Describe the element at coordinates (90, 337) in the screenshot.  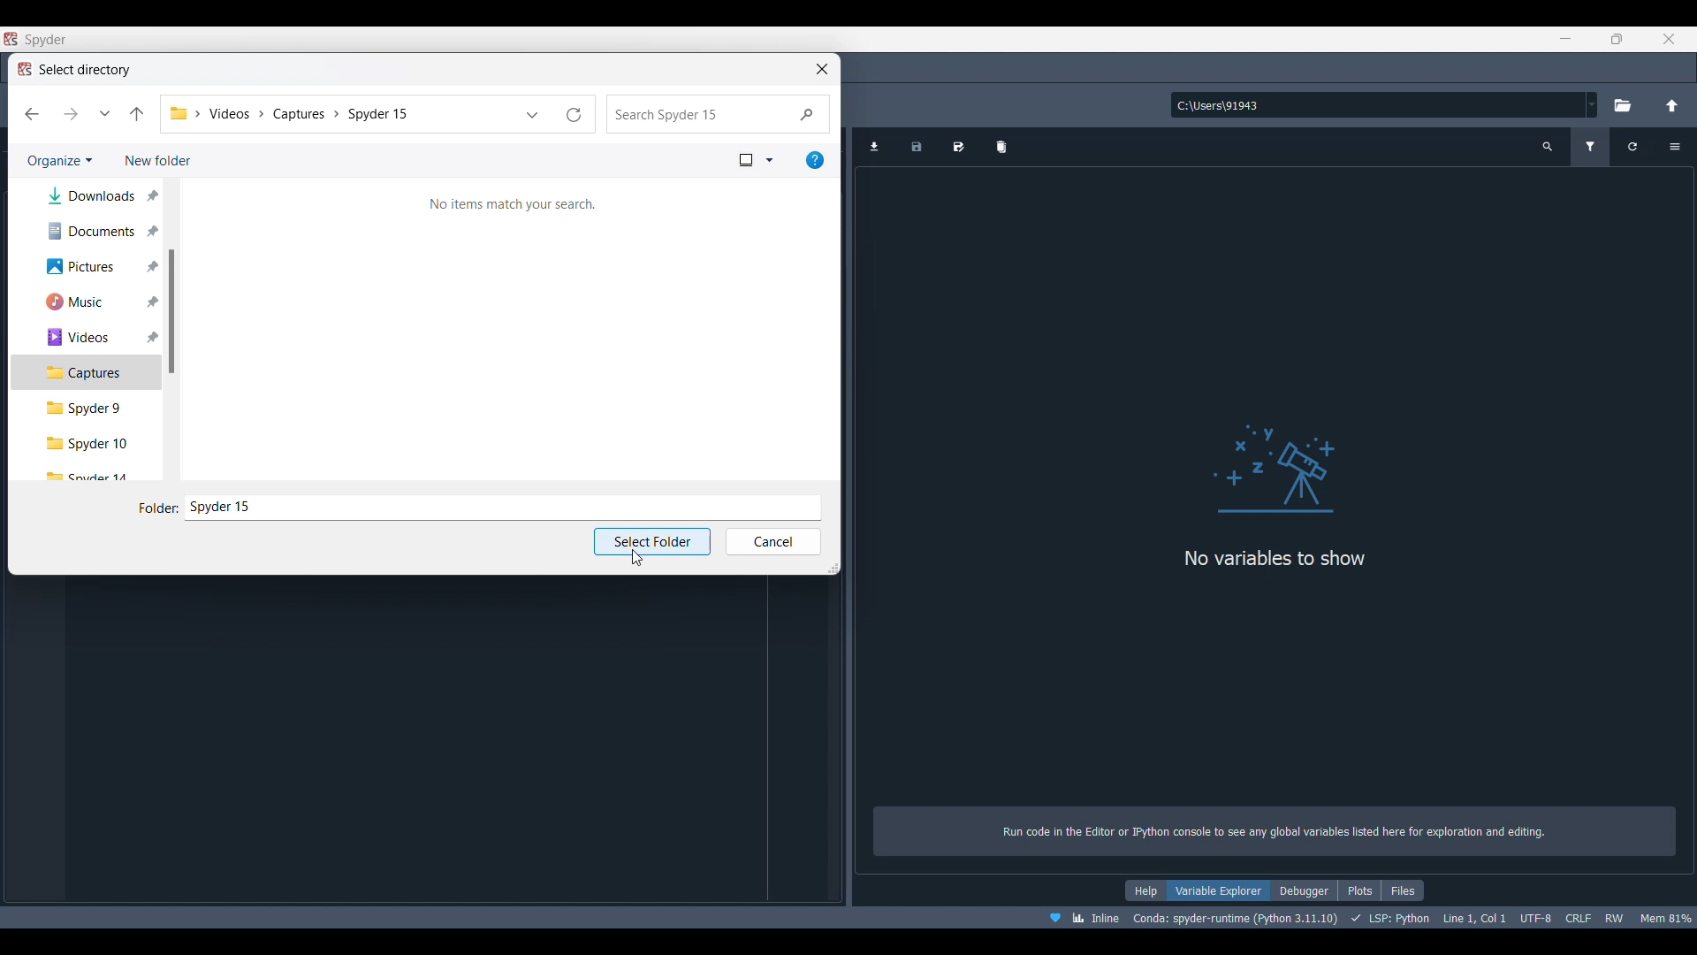
I see `Videos` at that location.